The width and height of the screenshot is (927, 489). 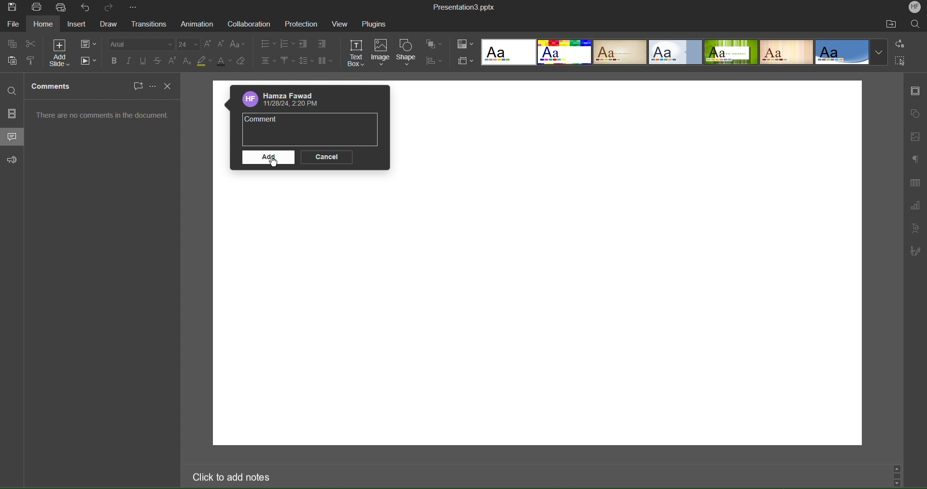 What do you see at coordinates (78, 26) in the screenshot?
I see `Insert` at bounding box center [78, 26].